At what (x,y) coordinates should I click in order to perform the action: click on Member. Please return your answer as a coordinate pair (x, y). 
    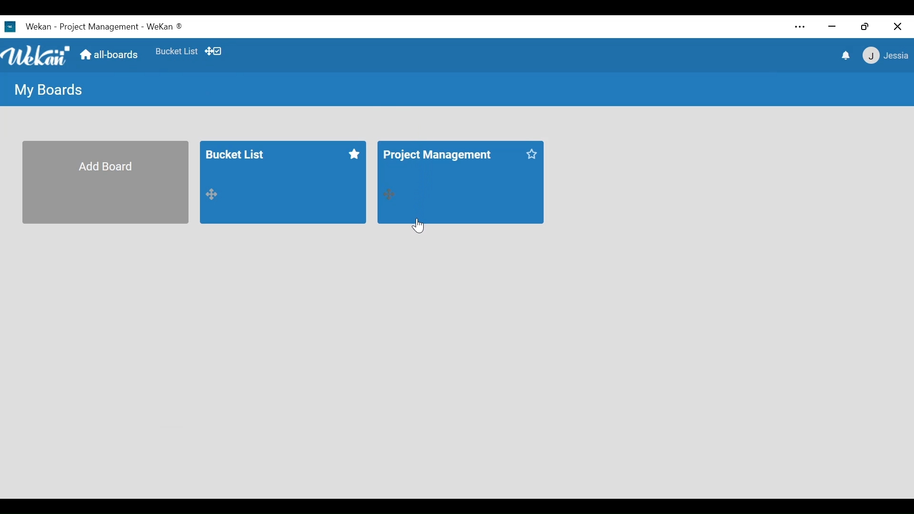
    Looking at the image, I should click on (886, 56).